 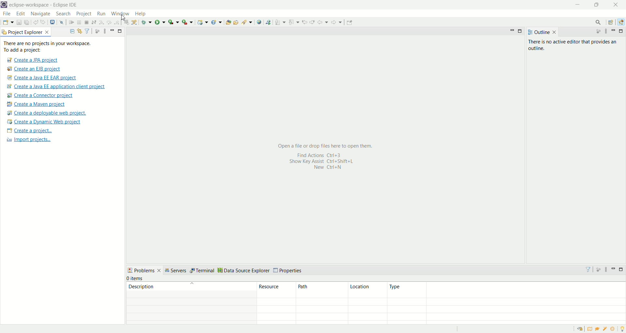 I want to click on outline, so click(x=542, y=32).